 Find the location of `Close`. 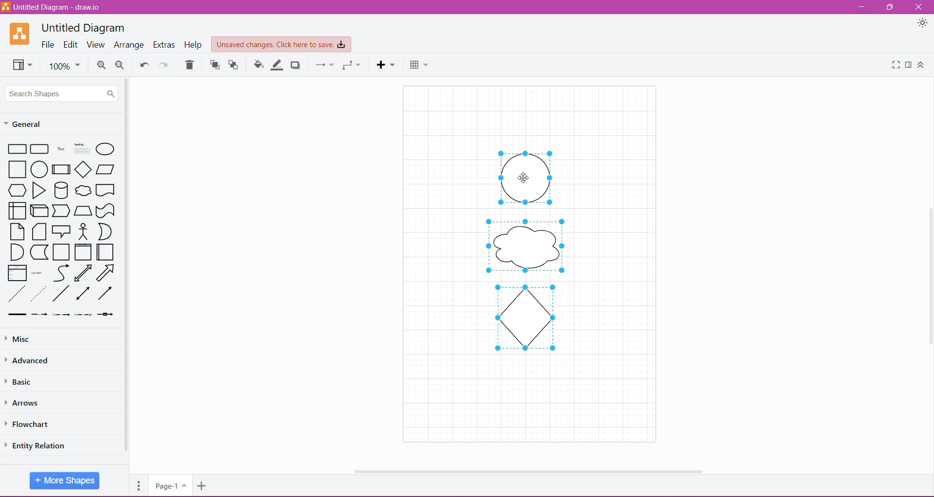

Close is located at coordinates (918, 7).